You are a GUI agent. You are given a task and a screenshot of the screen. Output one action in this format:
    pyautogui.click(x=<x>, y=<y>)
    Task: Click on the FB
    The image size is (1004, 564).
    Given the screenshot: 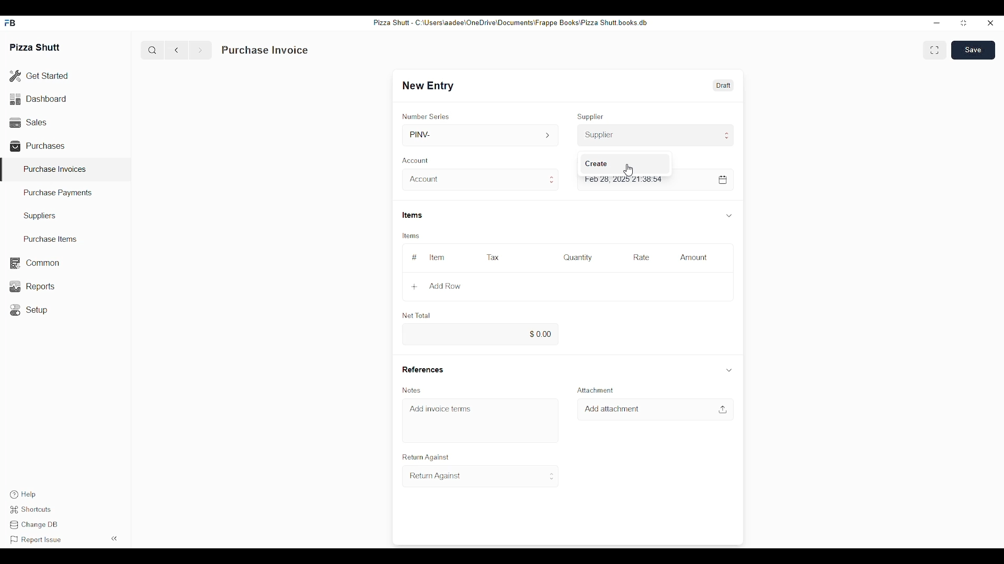 What is the action you would take?
    pyautogui.click(x=12, y=23)
    